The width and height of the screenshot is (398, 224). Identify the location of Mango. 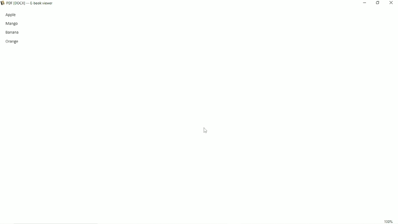
(13, 24).